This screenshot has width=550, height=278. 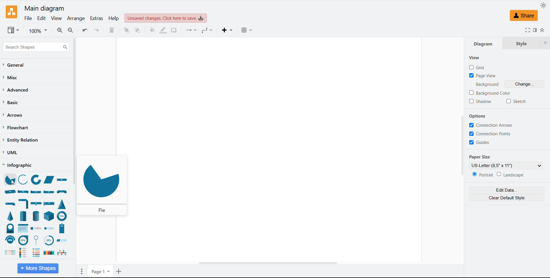 What do you see at coordinates (12, 12) in the screenshot?
I see `Logo ` at bounding box center [12, 12].